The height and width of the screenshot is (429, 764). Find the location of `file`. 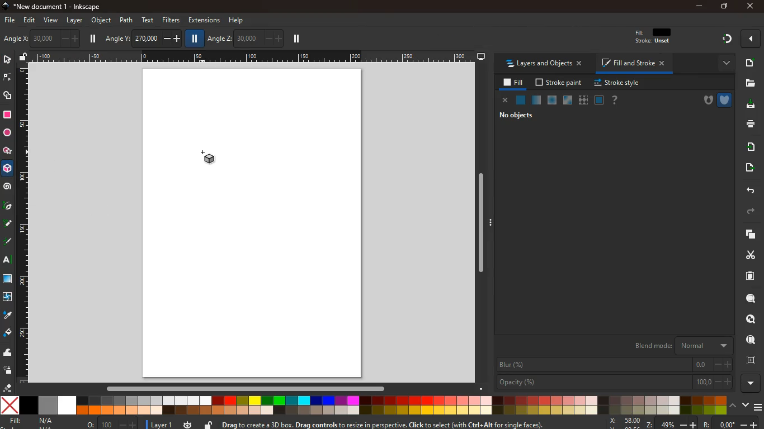

file is located at coordinates (751, 83).